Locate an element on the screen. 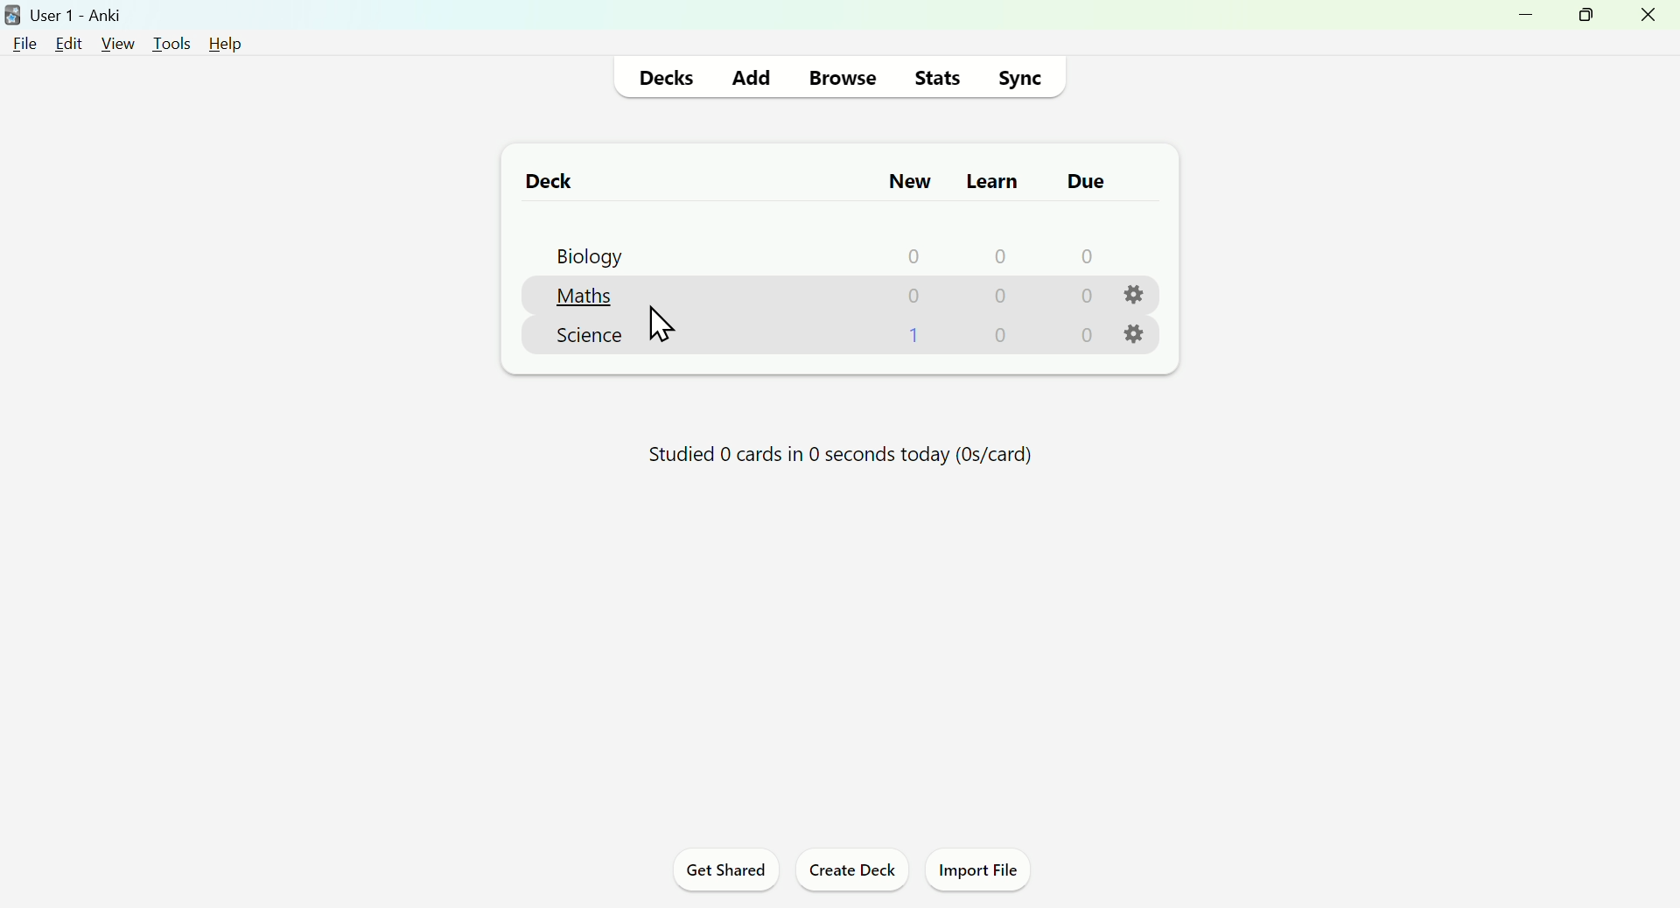 Image resolution: width=1680 pixels, height=908 pixels. 0 is located at coordinates (1003, 335).